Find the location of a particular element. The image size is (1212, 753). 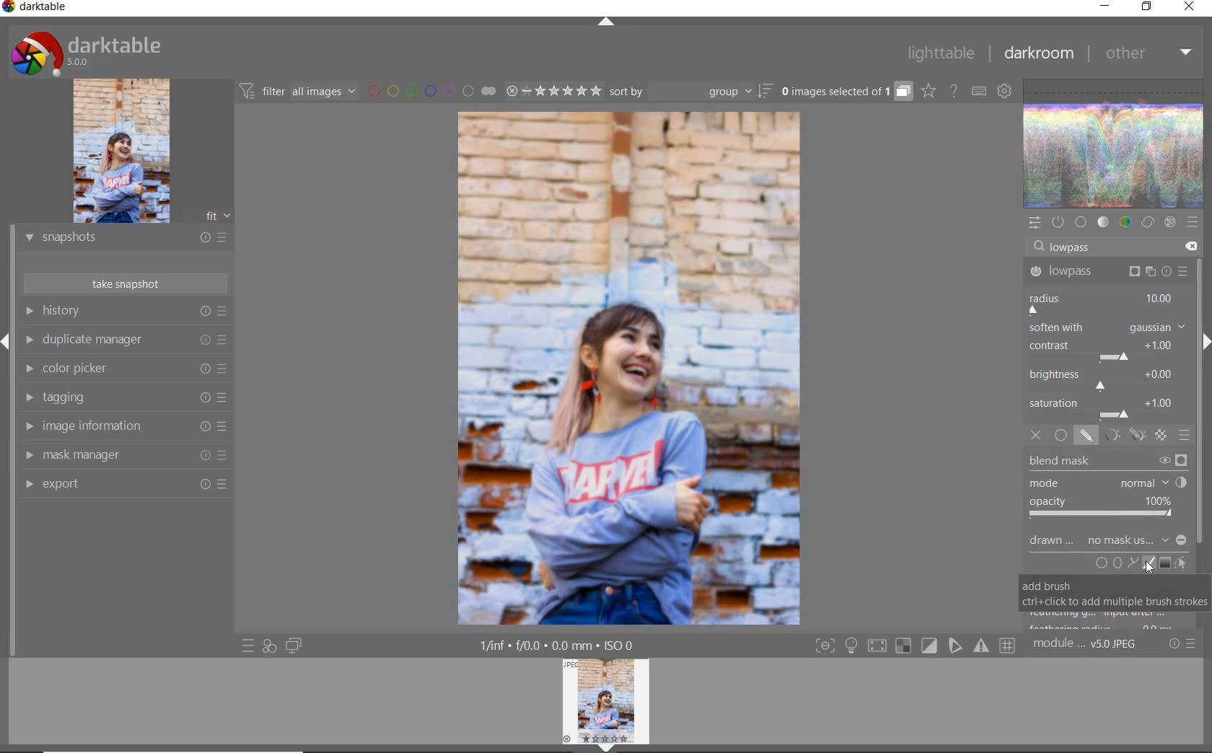

duplicate manager is located at coordinates (127, 341).